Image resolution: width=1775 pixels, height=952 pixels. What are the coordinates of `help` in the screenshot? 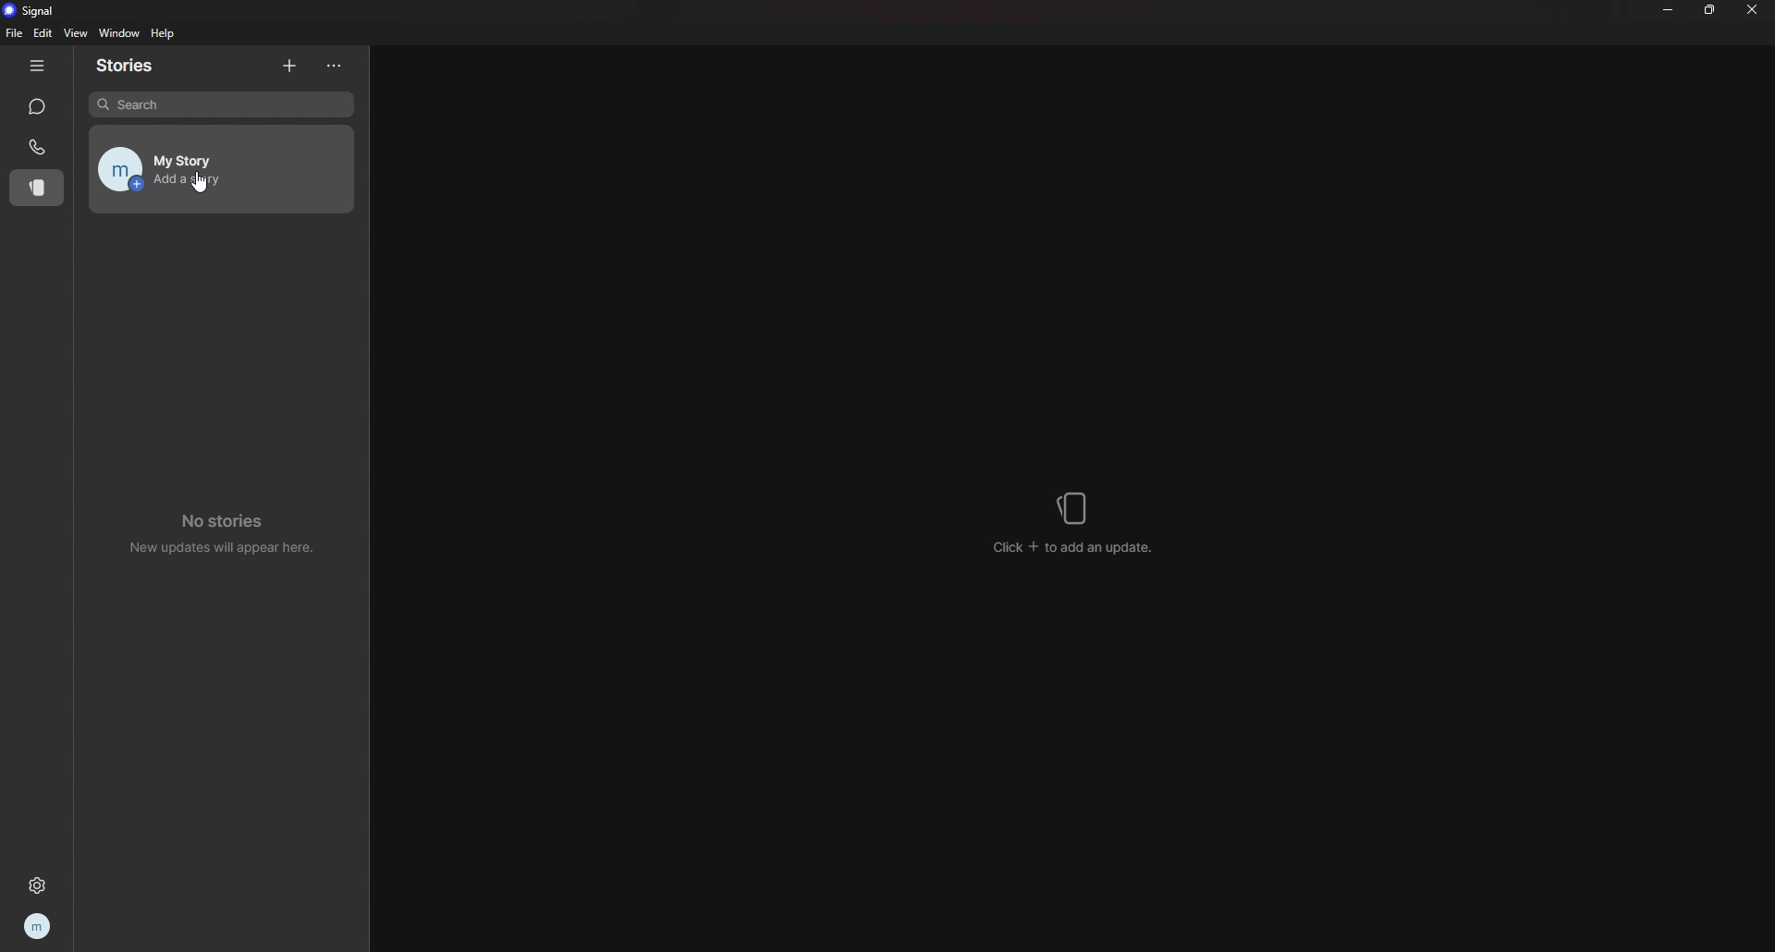 It's located at (165, 33).